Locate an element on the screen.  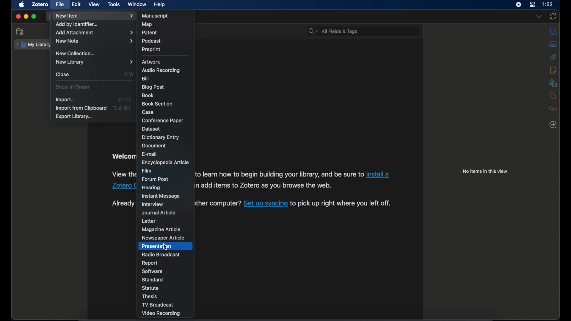
forum post is located at coordinates (156, 179).